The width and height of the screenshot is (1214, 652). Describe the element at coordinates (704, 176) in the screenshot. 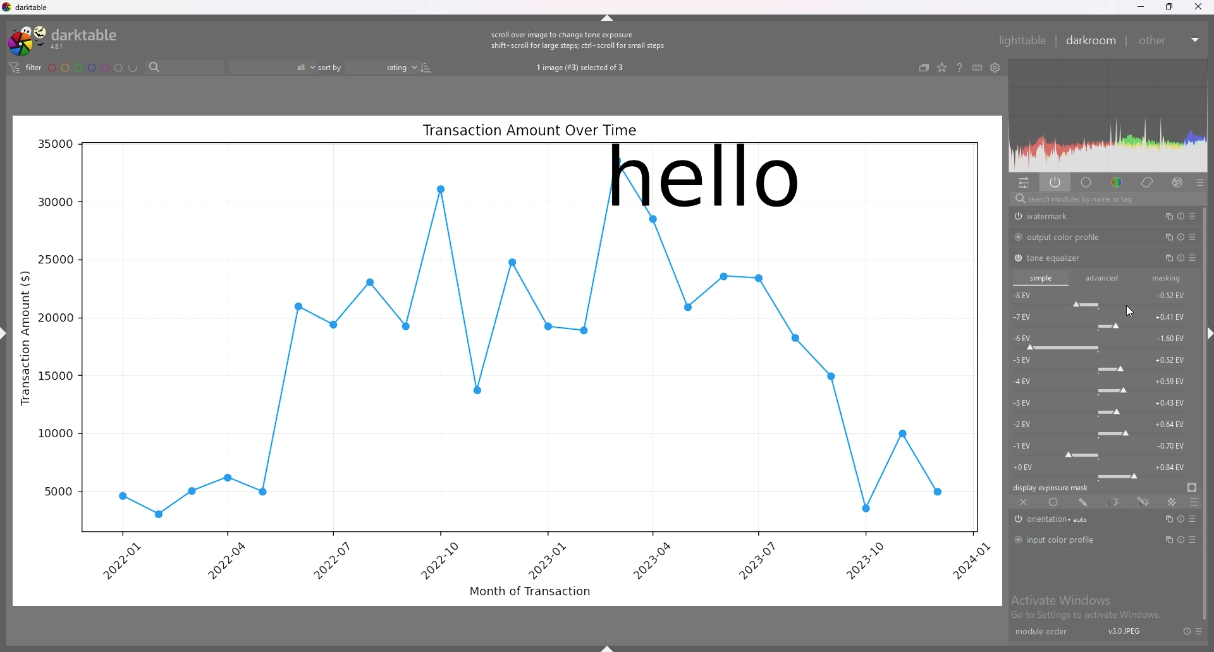

I see `hello` at that location.